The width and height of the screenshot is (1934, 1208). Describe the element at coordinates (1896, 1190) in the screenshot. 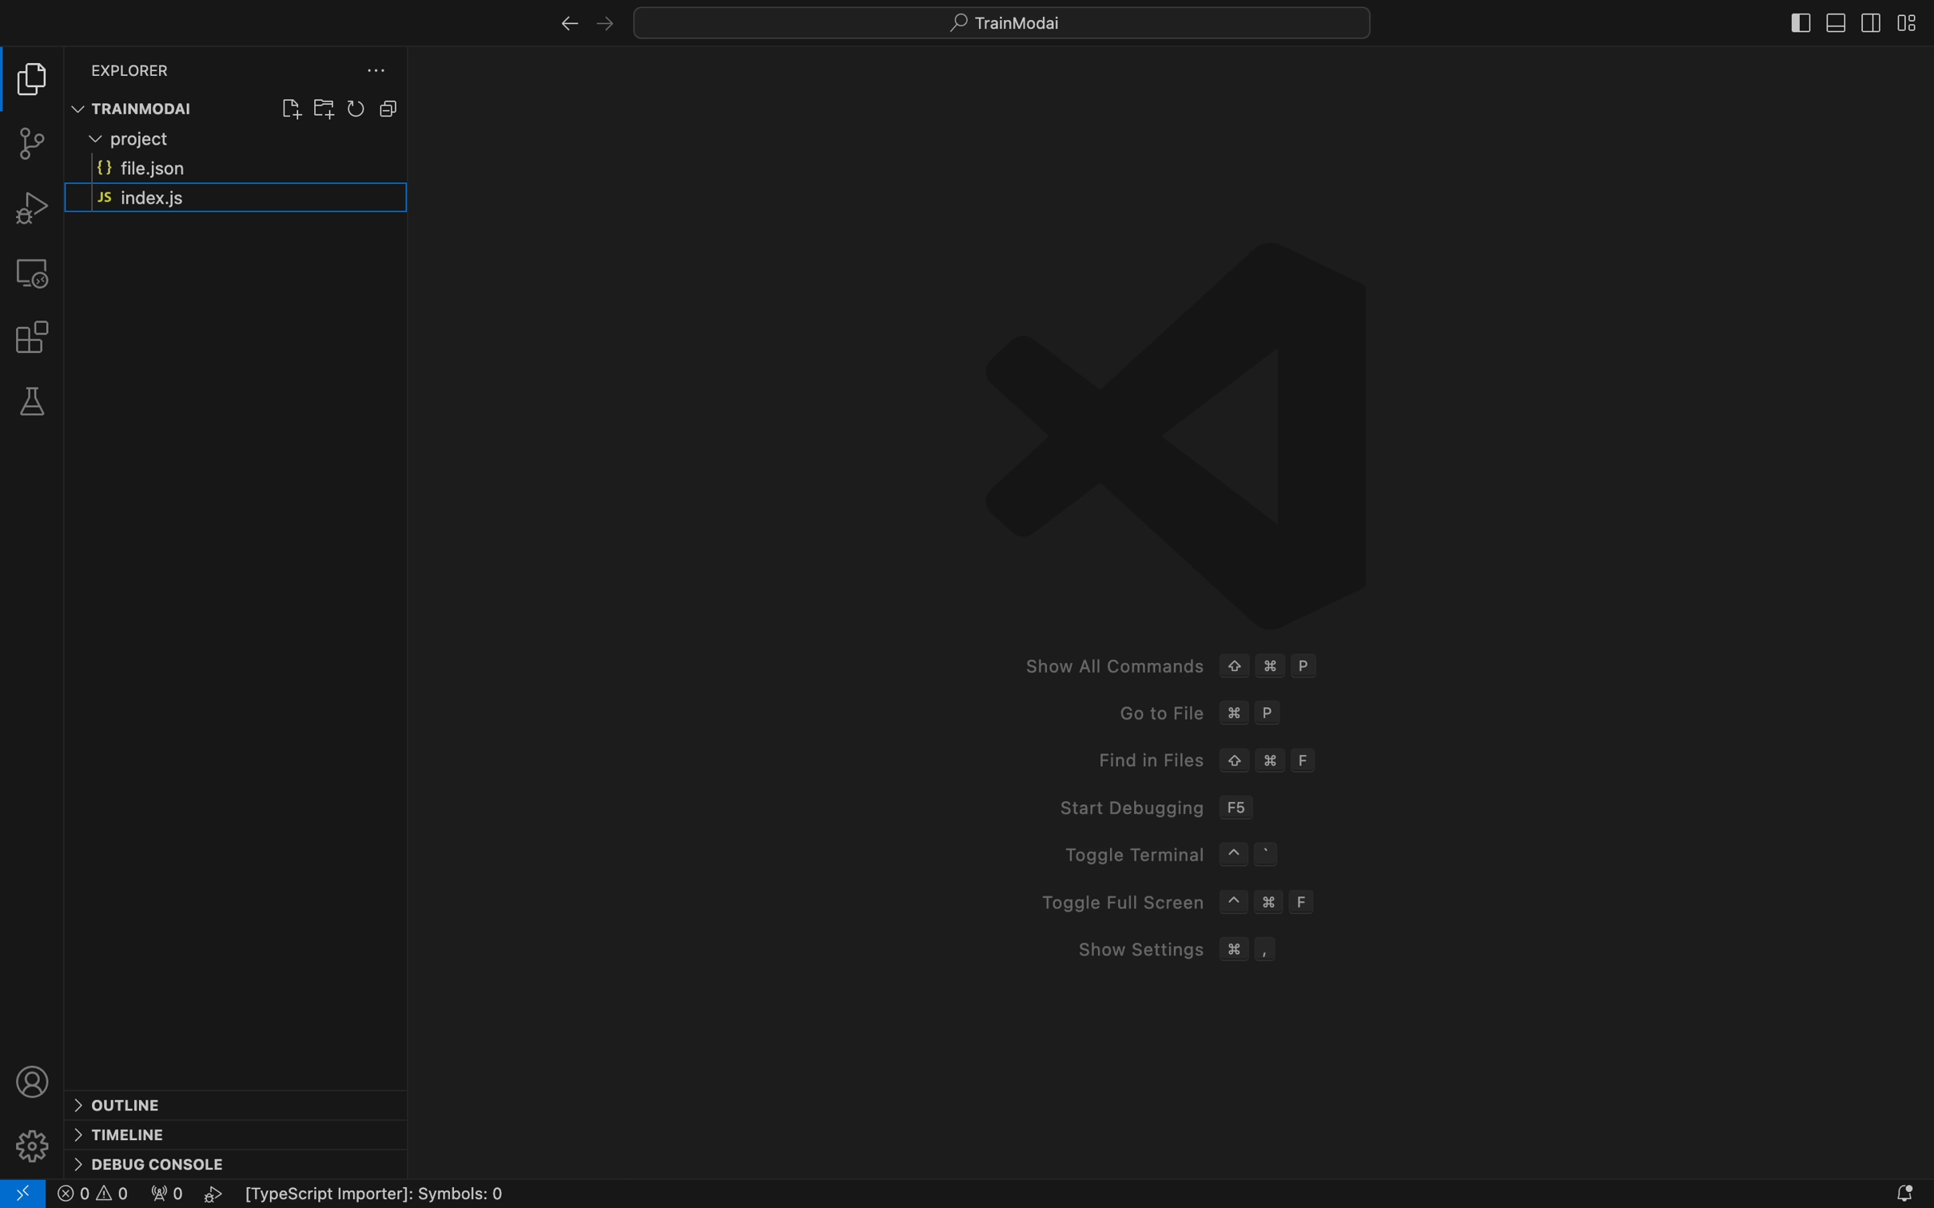

I see `notification` at that location.